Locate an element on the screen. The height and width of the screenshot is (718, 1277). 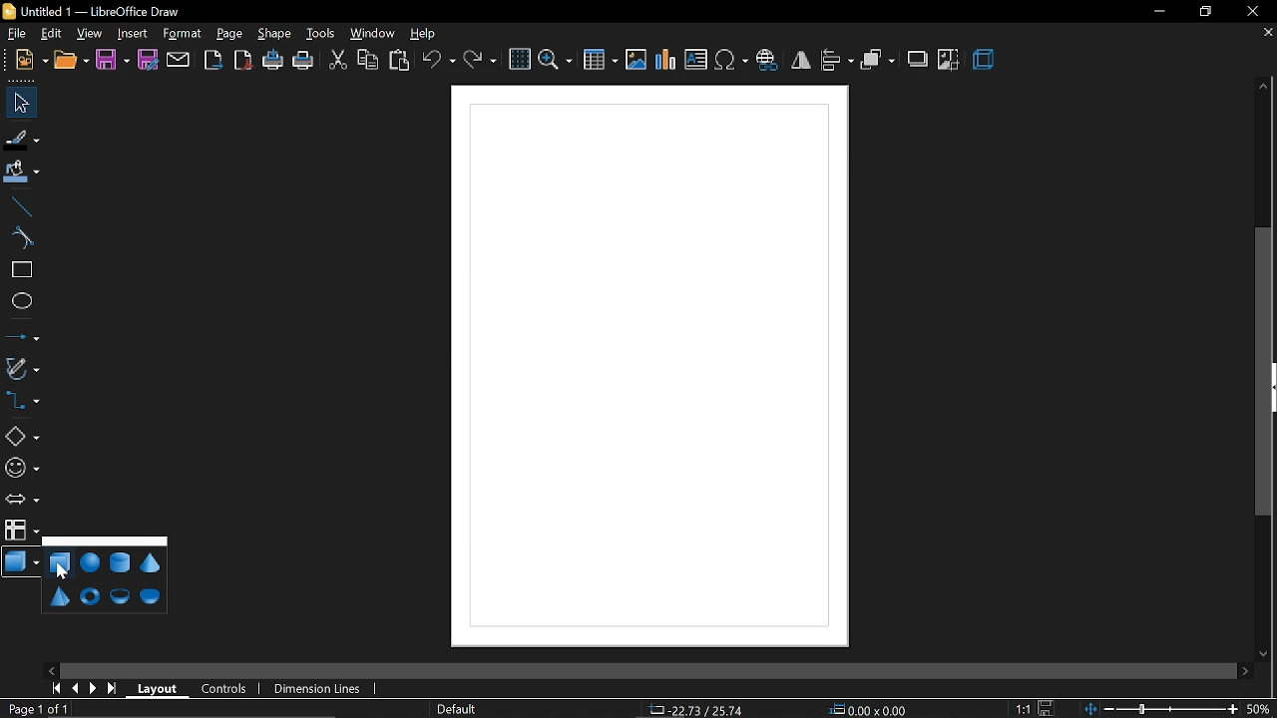
dimension lines is located at coordinates (318, 689).